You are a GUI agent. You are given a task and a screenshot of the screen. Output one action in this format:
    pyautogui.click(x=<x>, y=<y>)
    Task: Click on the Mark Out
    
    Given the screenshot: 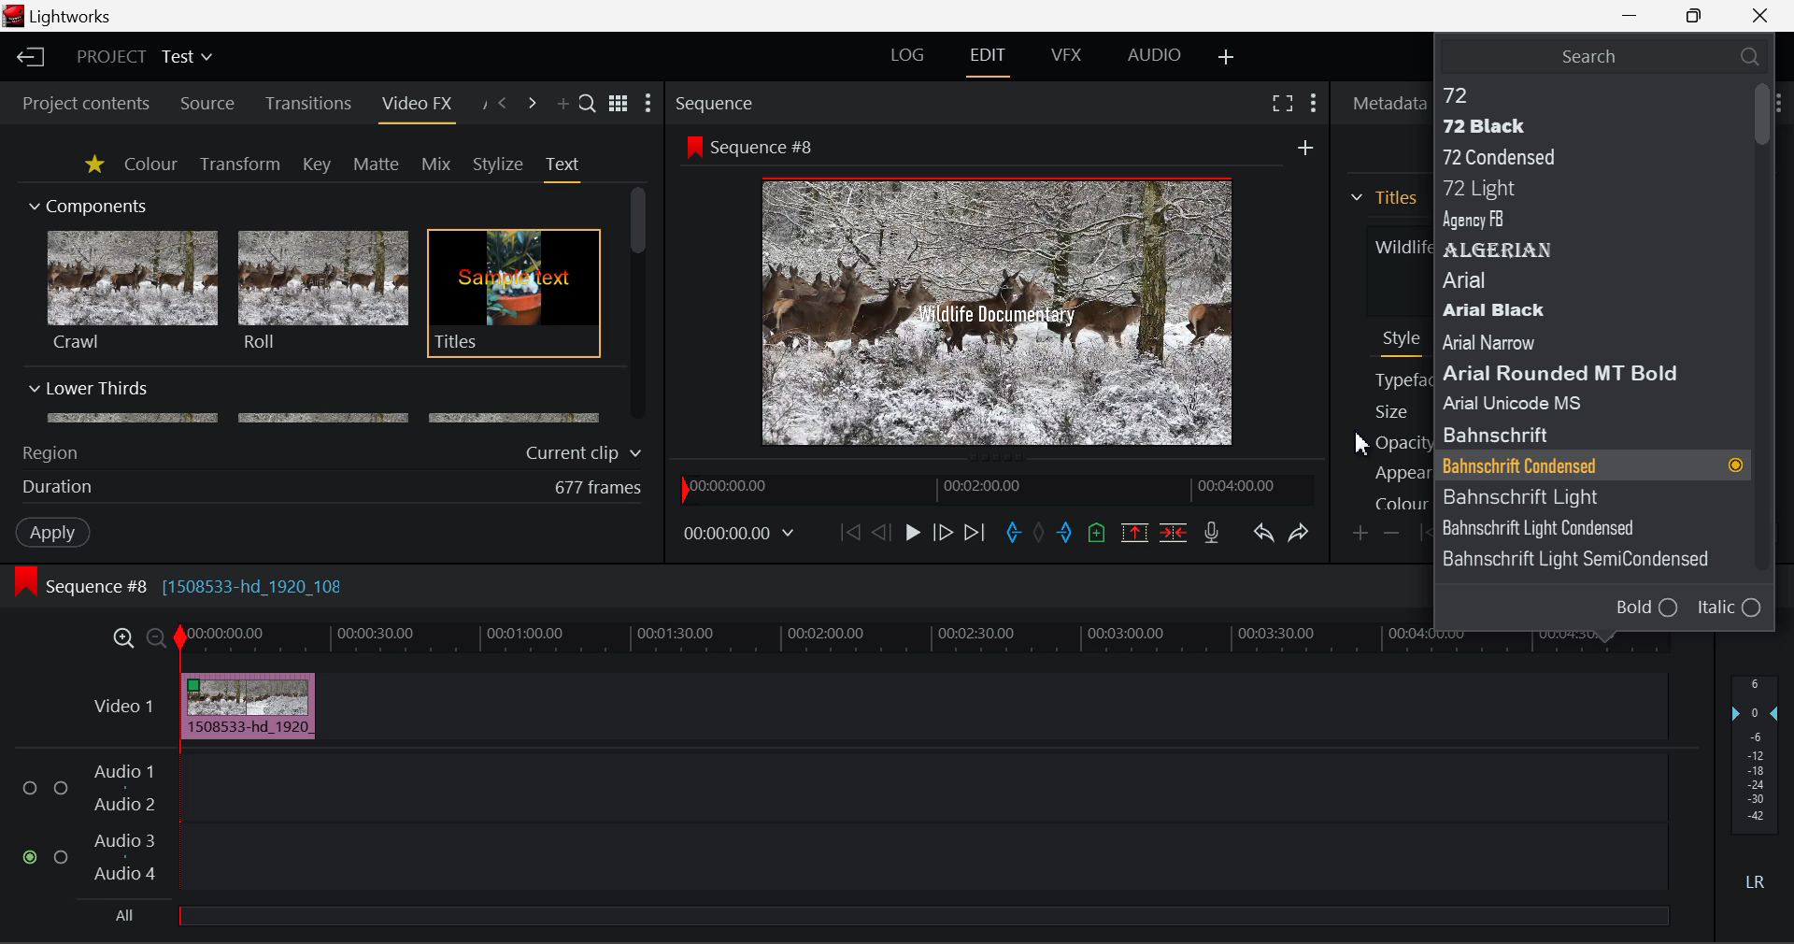 What is the action you would take?
    pyautogui.click(x=1067, y=535)
    